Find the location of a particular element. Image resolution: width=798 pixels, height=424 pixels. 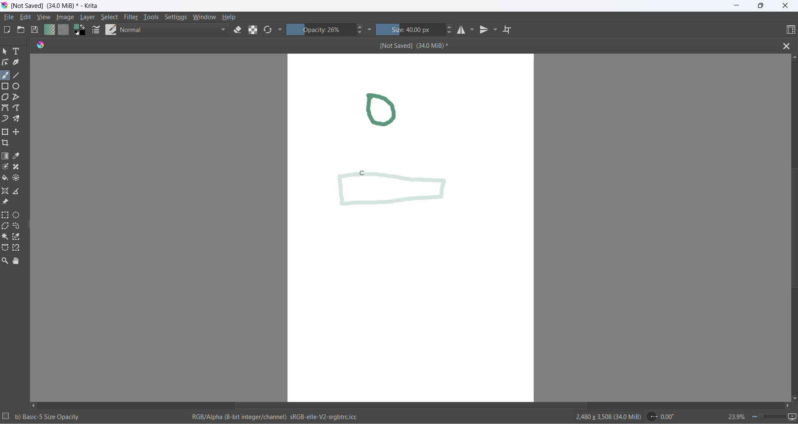

cursor is located at coordinates (363, 173).